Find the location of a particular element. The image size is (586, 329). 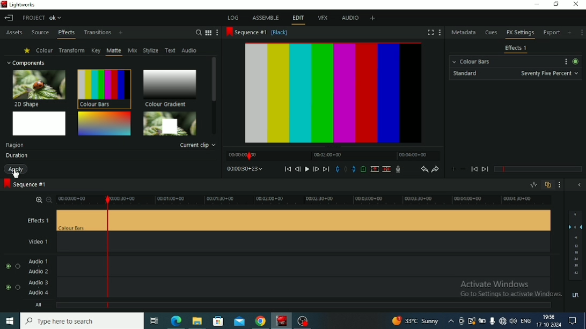

Show settings menu is located at coordinates (565, 62).